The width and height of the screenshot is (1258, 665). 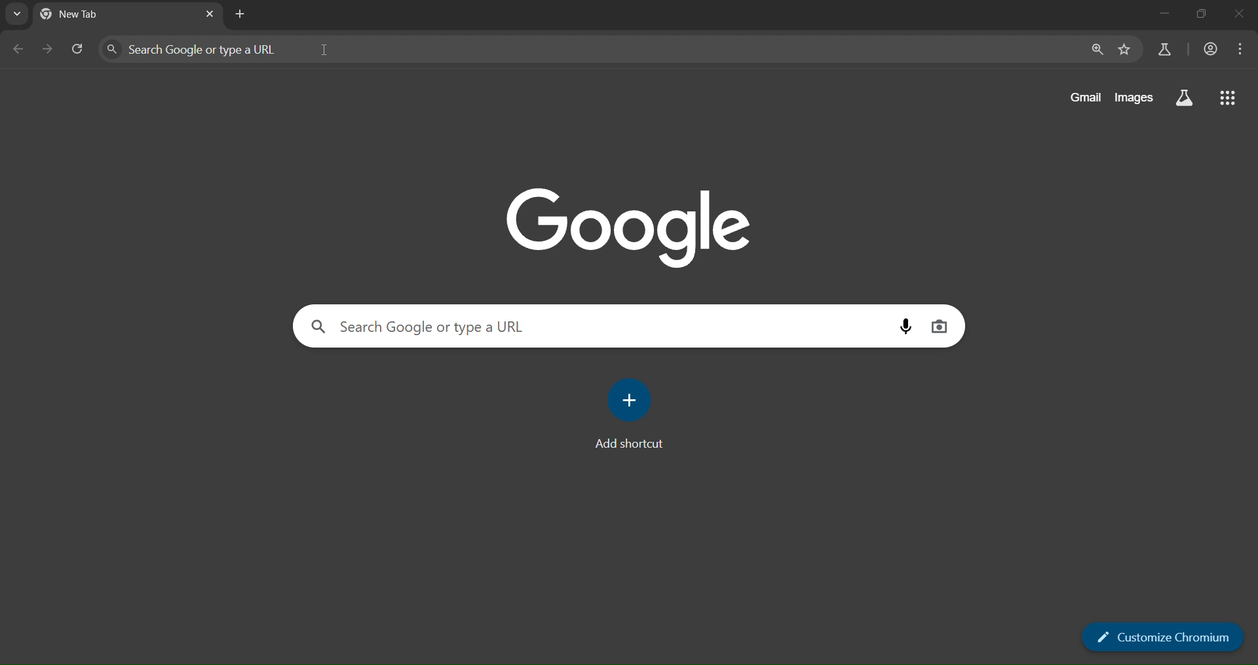 What do you see at coordinates (633, 225) in the screenshot?
I see `google` at bounding box center [633, 225].